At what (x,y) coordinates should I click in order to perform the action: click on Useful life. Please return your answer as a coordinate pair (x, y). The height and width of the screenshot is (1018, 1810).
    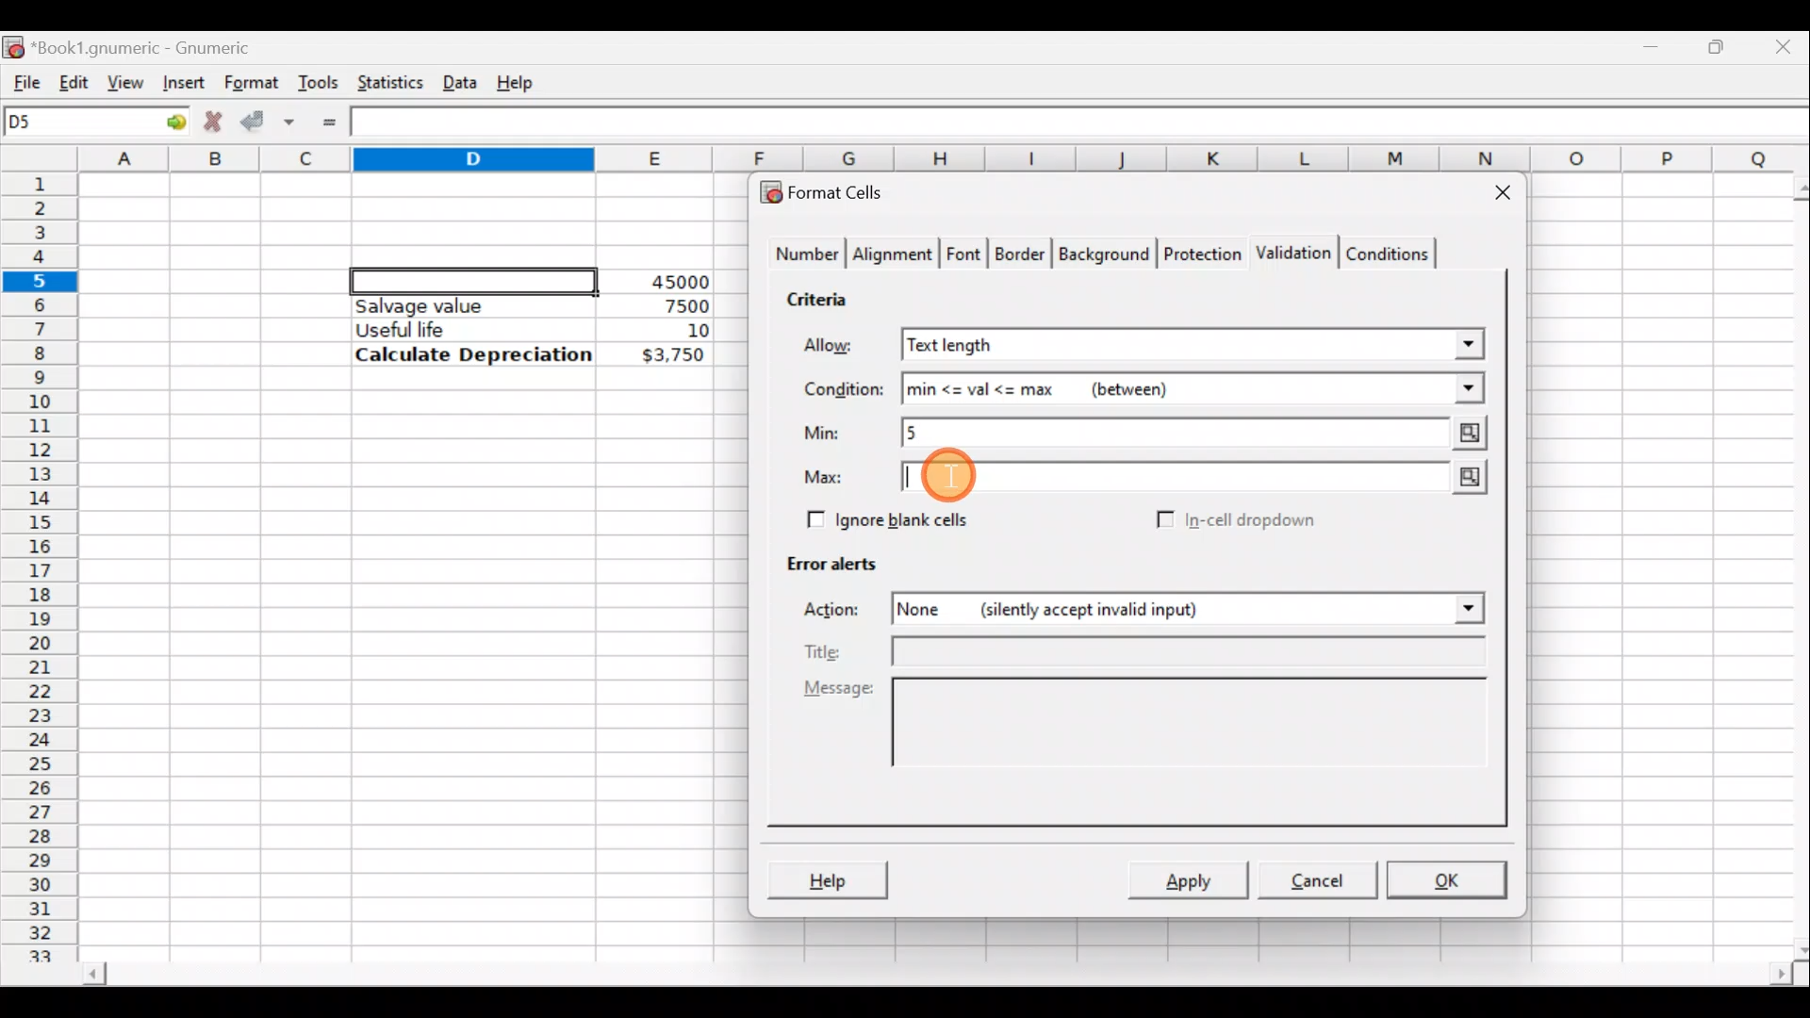
    Looking at the image, I should click on (463, 329).